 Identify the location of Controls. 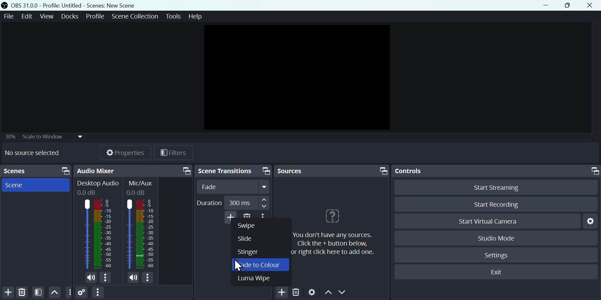
(496, 171).